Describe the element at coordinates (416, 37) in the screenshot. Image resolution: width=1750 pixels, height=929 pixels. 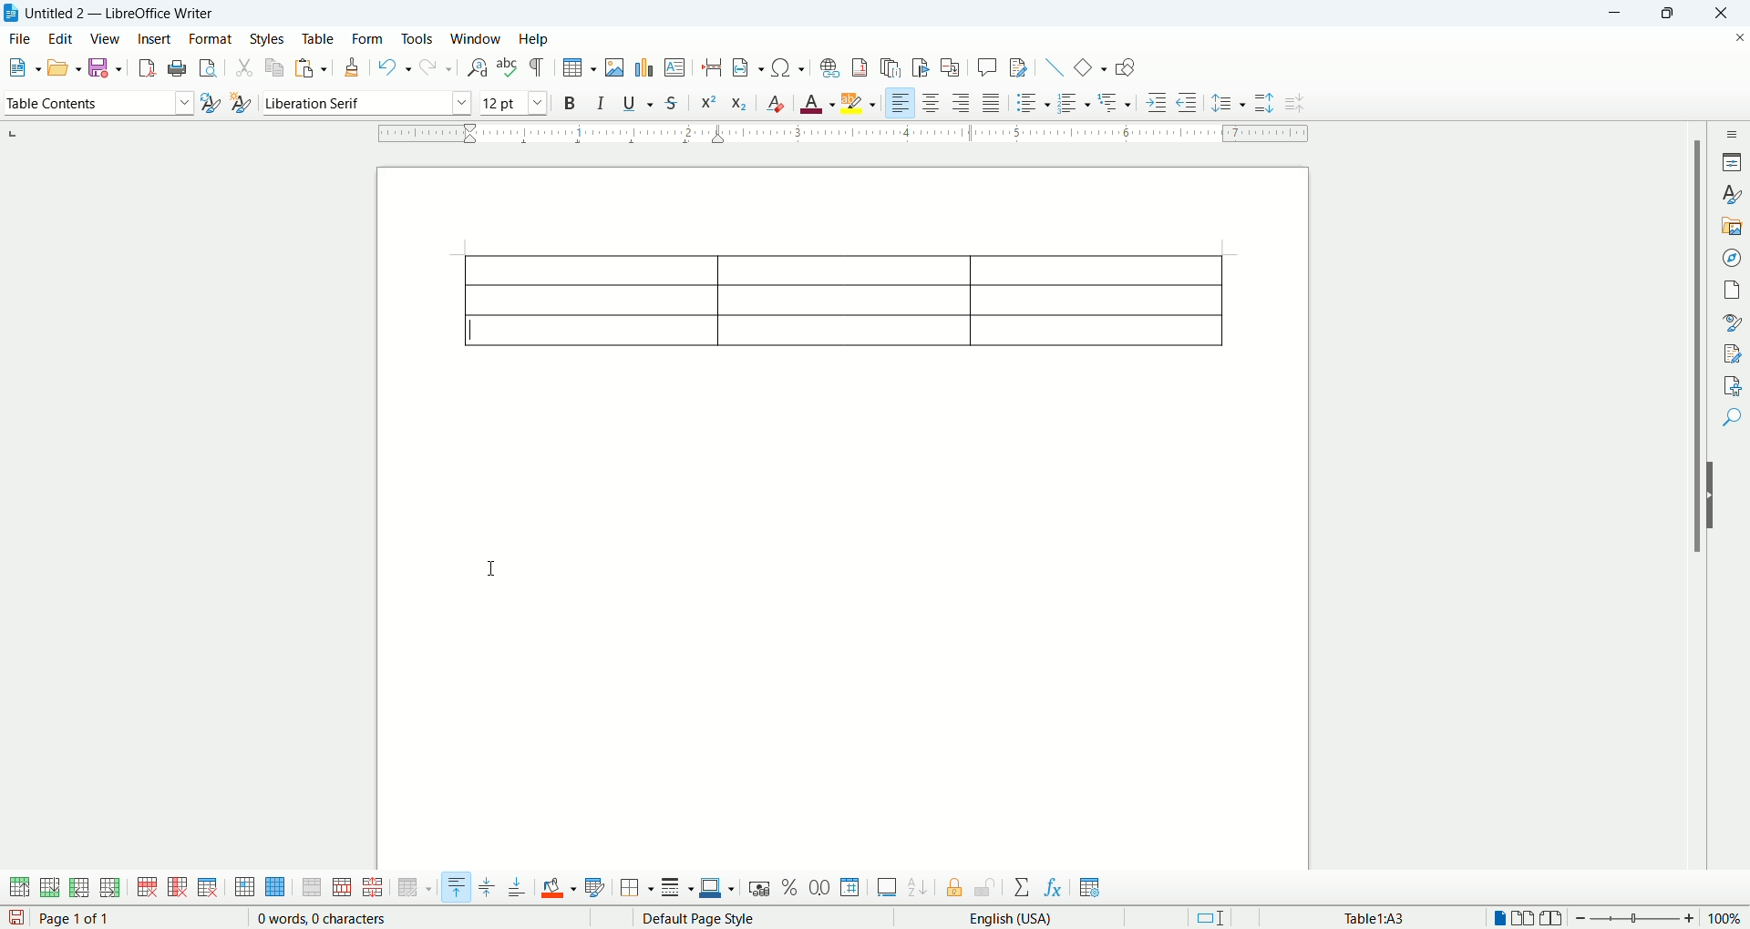
I see `tools` at that location.